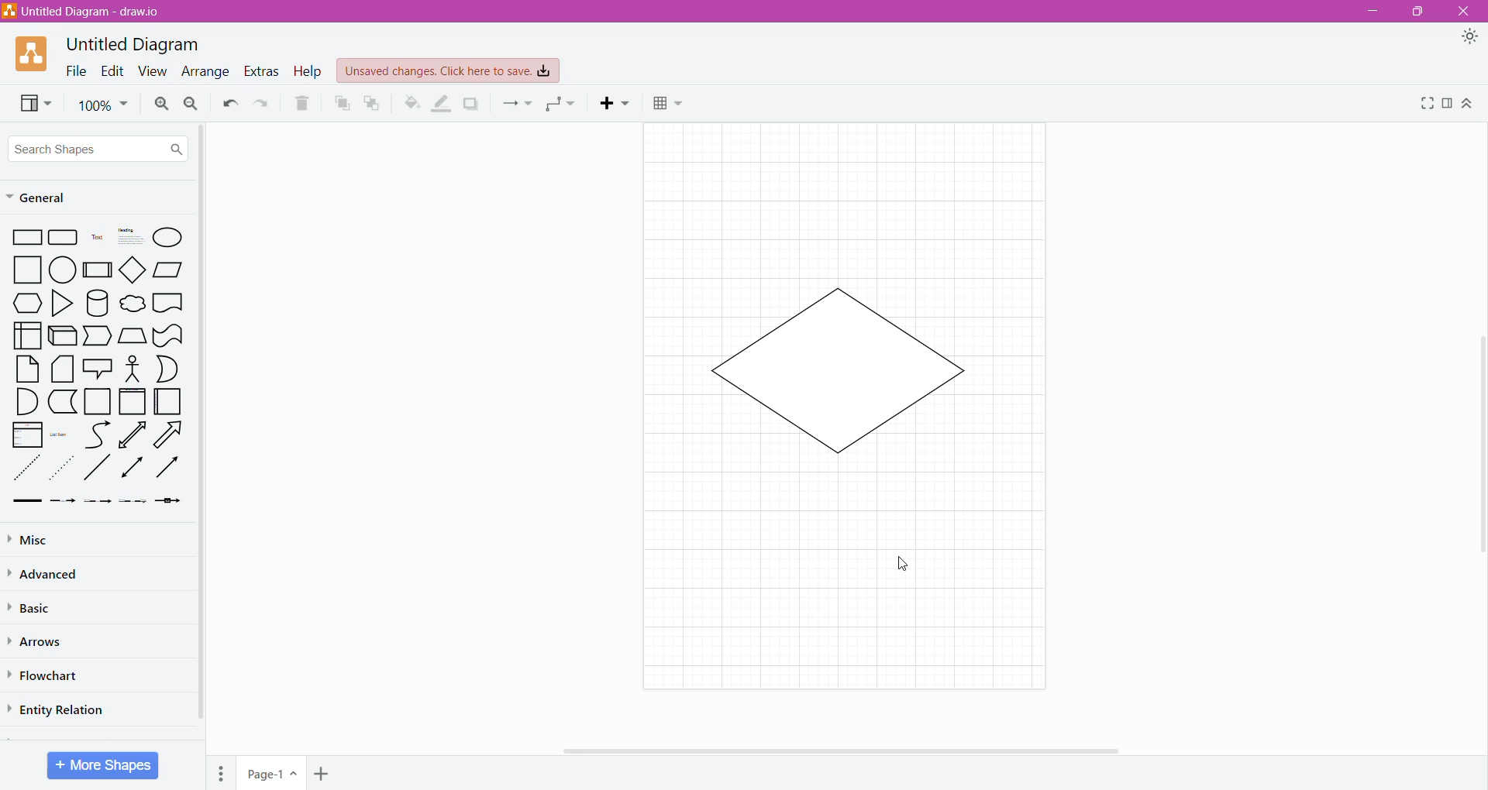  What do you see at coordinates (260, 104) in the screenshot?
I see `Redo` at bounding box center [260, 104].